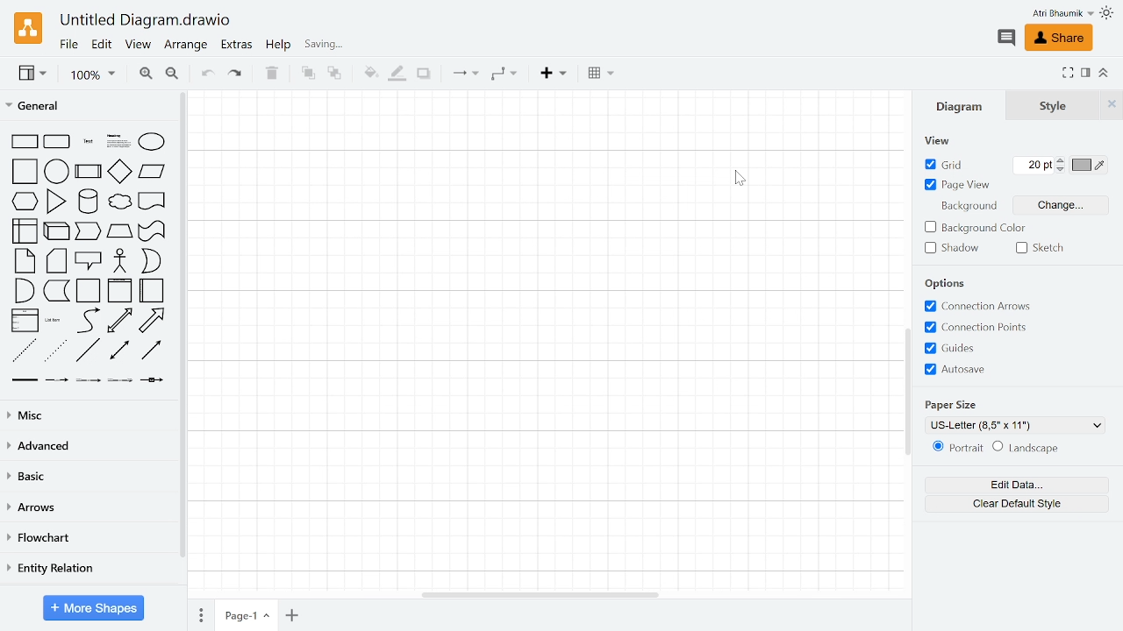 The width and height of the screenshot is (1123, 631). What do you see at coordinates (425, 74) in the screenshot?
I see `Shadow` at bounding box center [425, 74].